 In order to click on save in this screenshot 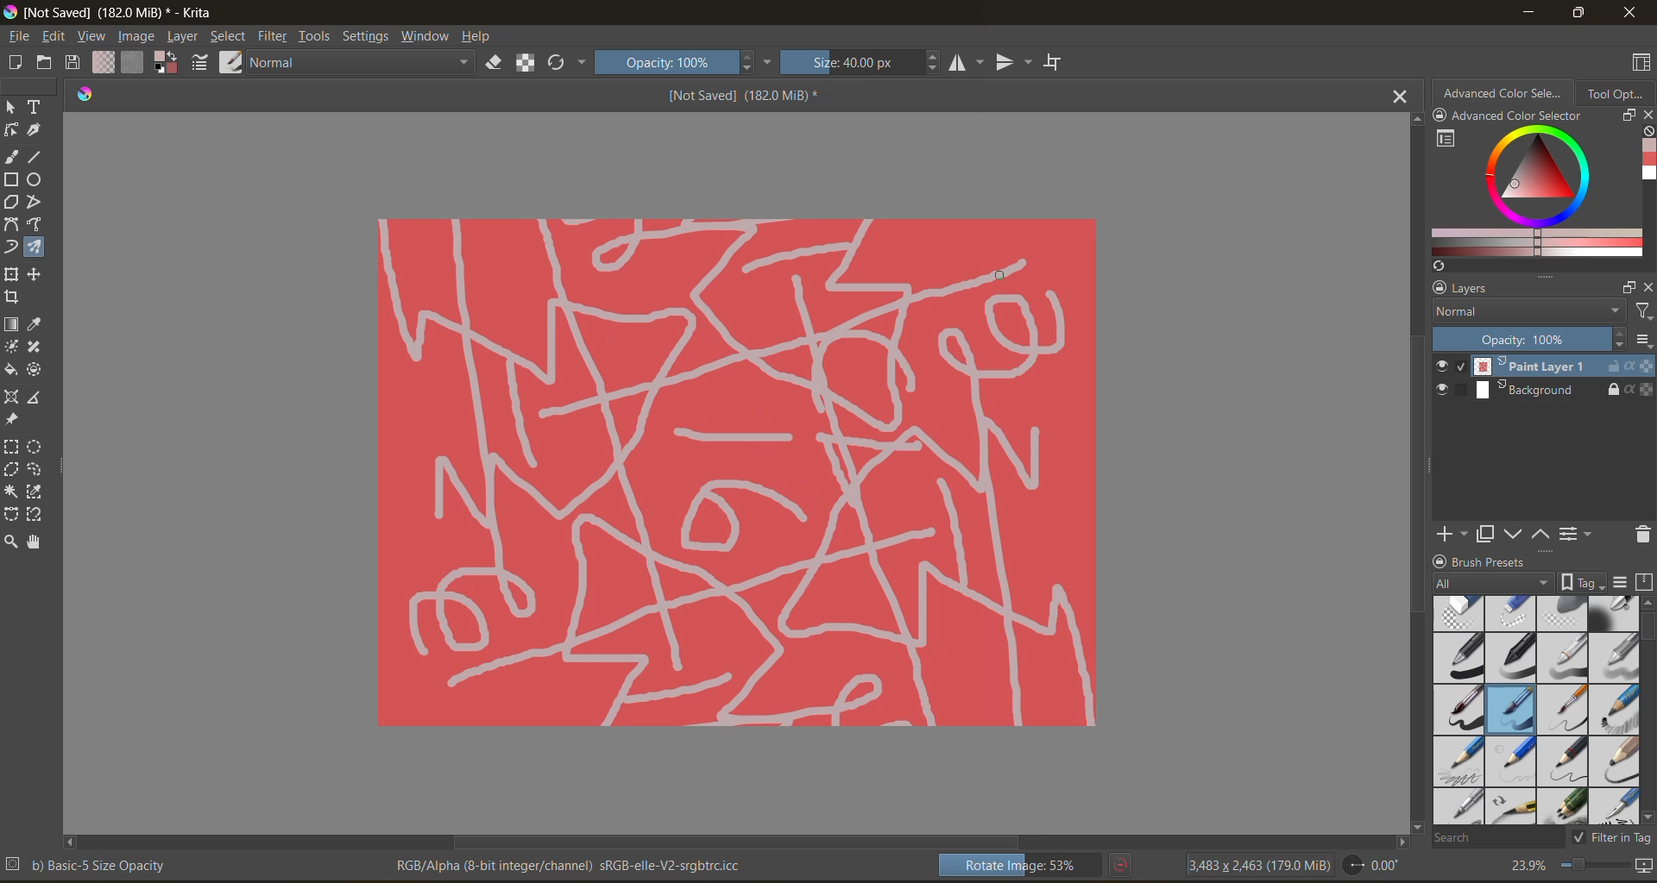, I will do `click(75, 64)`.